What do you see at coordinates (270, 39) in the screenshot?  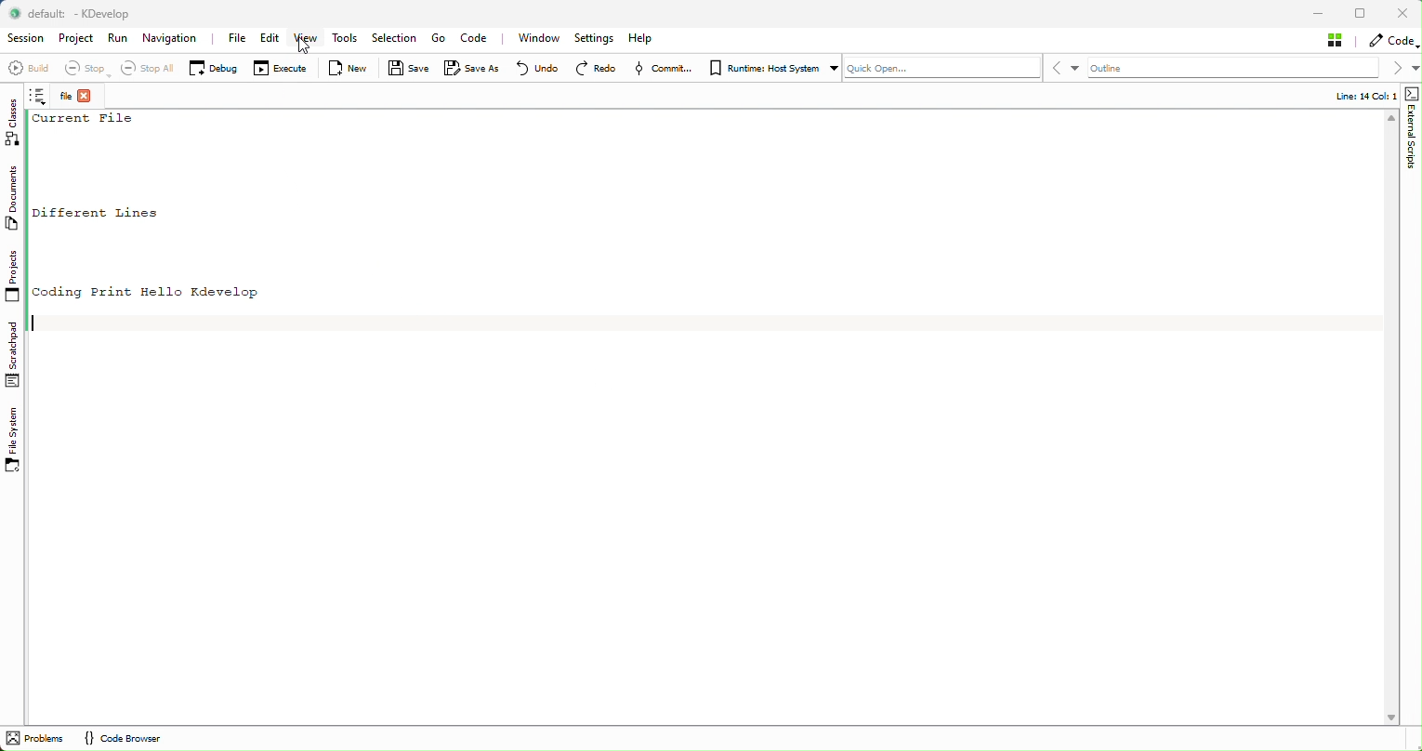 I see `Edit` at bounding box center [270, 39].